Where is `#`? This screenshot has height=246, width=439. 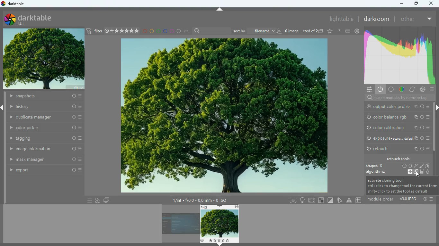
# is located at coordinates (359, 200).